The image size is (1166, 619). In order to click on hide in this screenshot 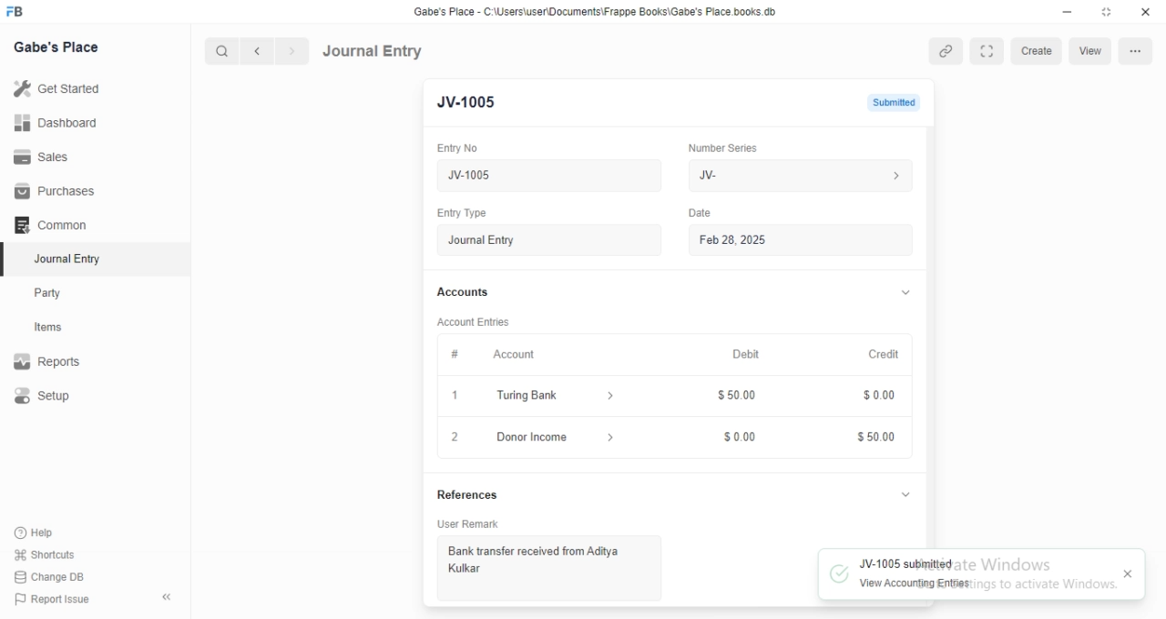, I will do `click(163, 598)`.